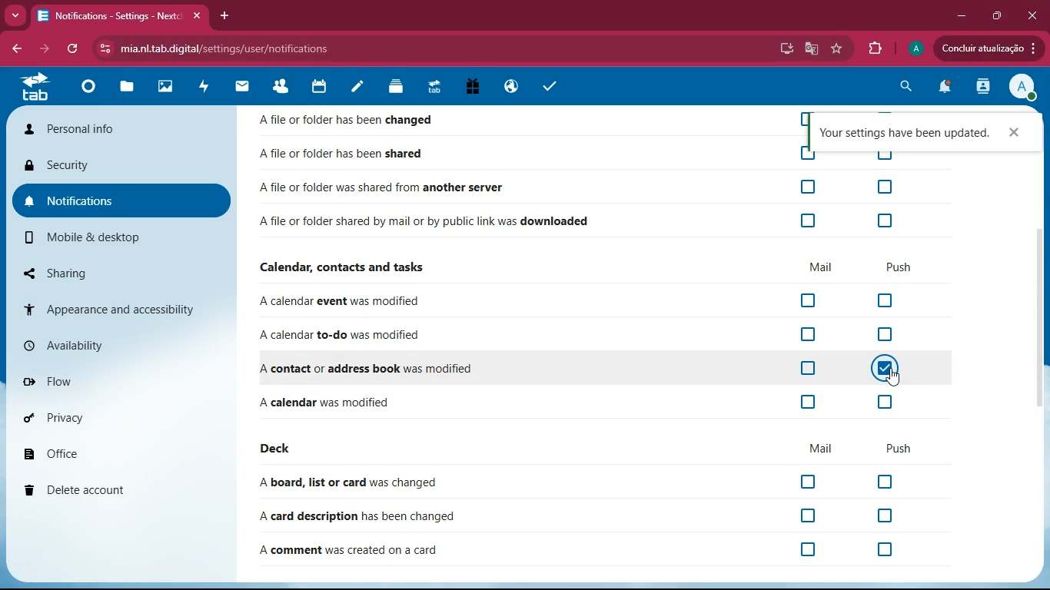  Describe the element at coordinates (887, 187) in the screenshot. I see `off` at that location.